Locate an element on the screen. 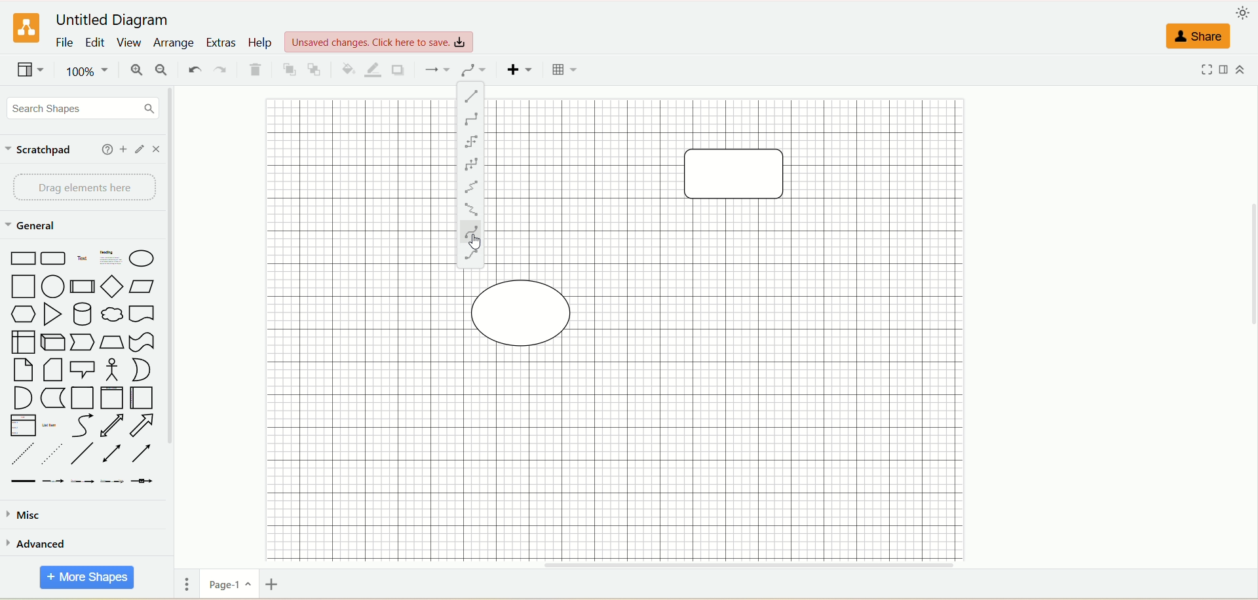 The image size is (1258, 600). shapes is located at coordinates (81, 366).